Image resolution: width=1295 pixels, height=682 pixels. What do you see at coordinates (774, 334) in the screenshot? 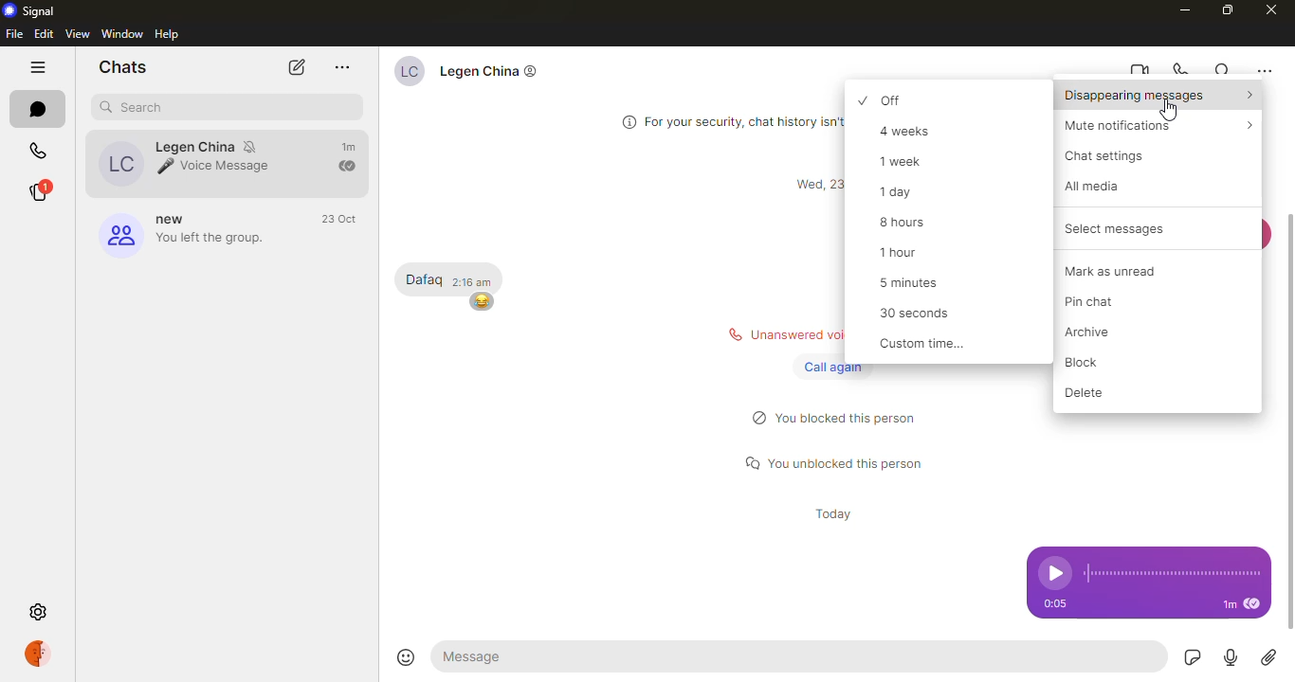
I see `status message` at bounding box center [774, 334].